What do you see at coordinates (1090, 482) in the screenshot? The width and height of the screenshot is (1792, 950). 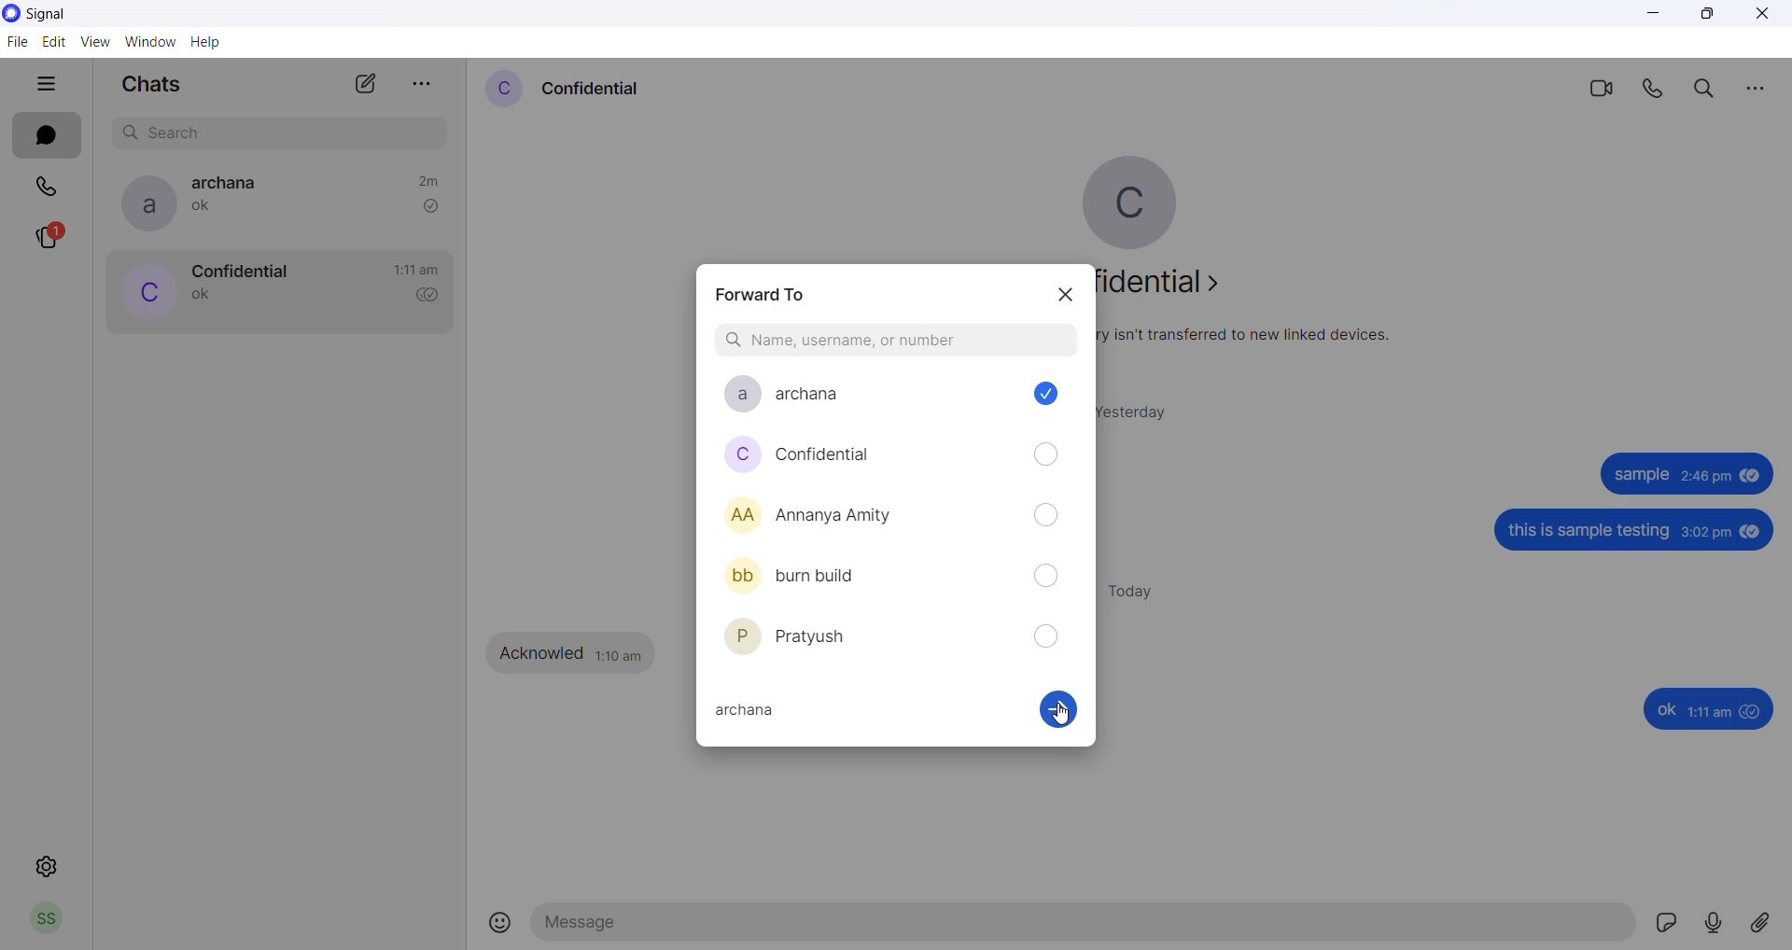 I see `scrollbar` at bounding box center [1090, 482].